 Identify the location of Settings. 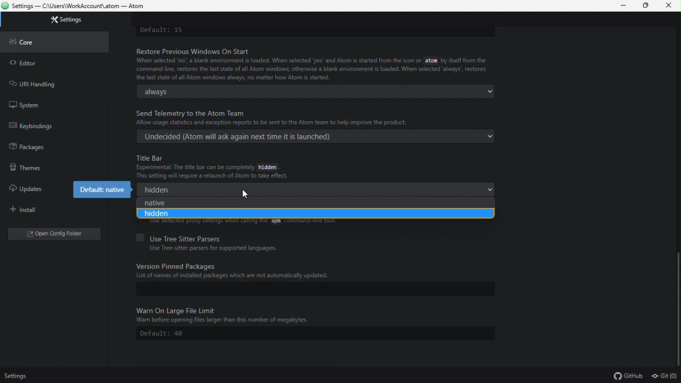
(64, 20).